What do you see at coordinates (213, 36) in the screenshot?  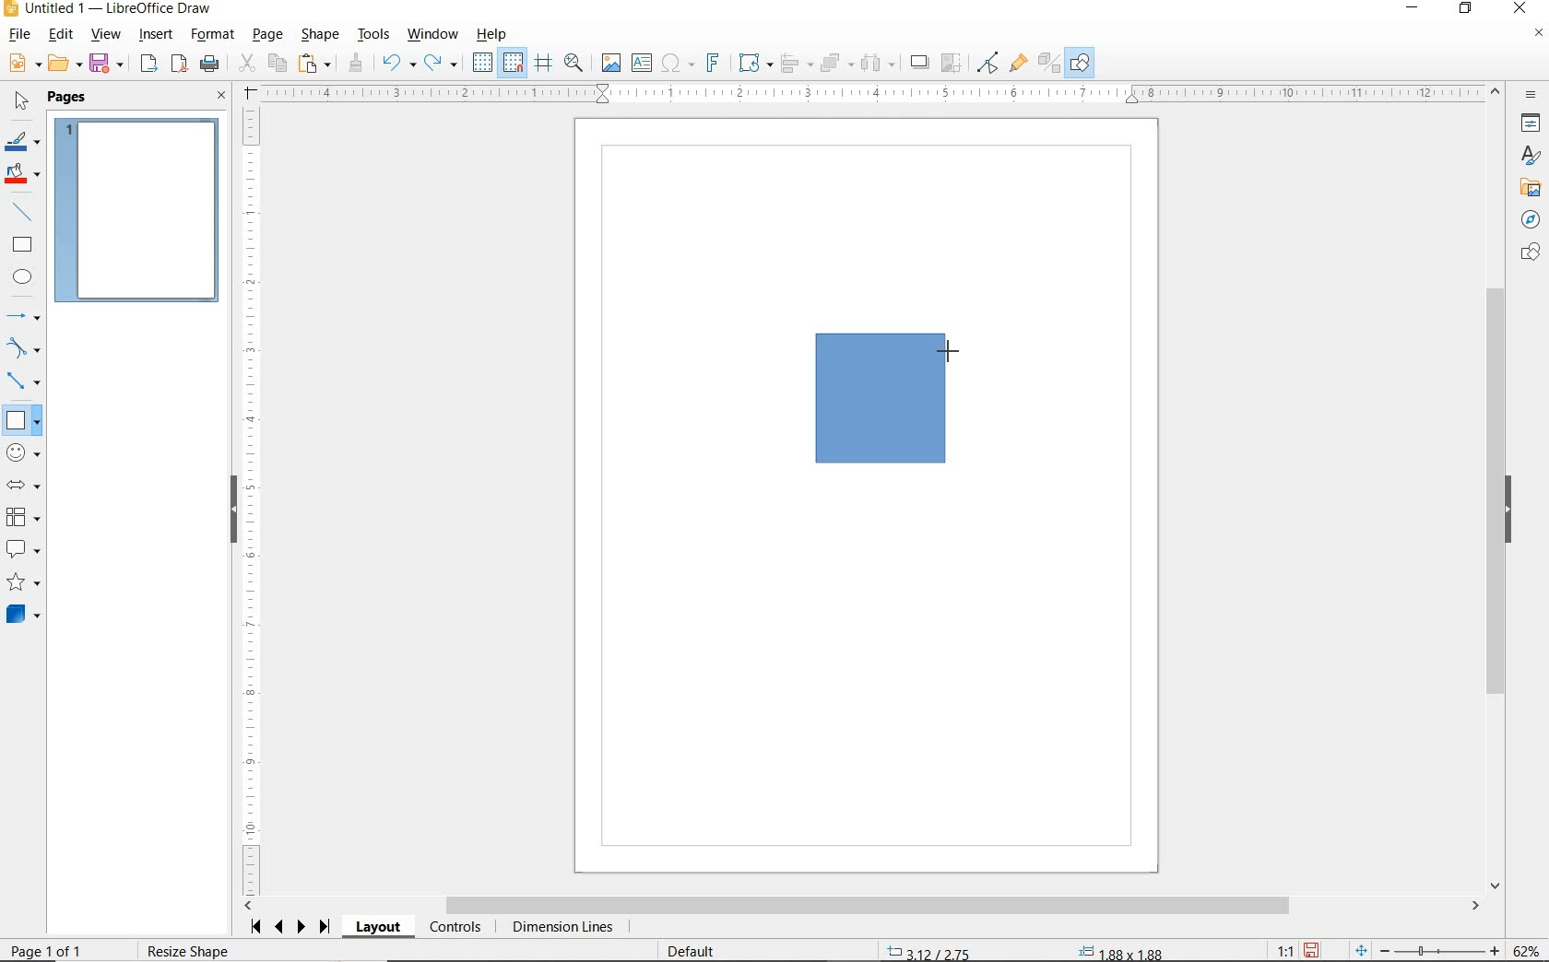 I see `FORMAT` at bounding box center [213, 36].